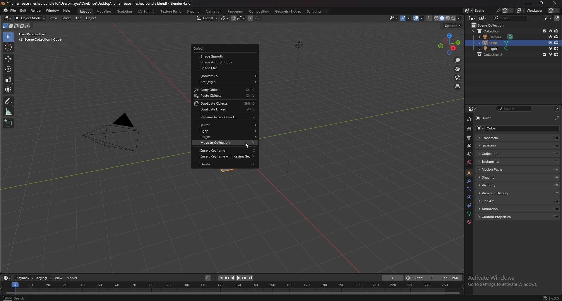 The width and height of the screenshot is (562, 301). Describe the element at coordinates (498, 43) in the screenshot. I see `cube` at that location.